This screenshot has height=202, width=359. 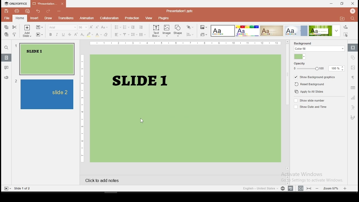 I want to click on opacity, so click(x=300, y=64).